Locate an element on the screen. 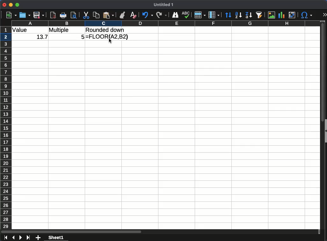 The height and width of the screenshot is (241, 327). cursor is located at coordinates (110, 40).